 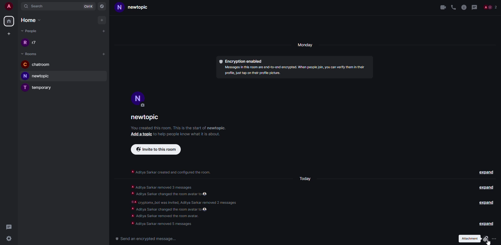 I want to click on expand, so click(x=487, y=172).